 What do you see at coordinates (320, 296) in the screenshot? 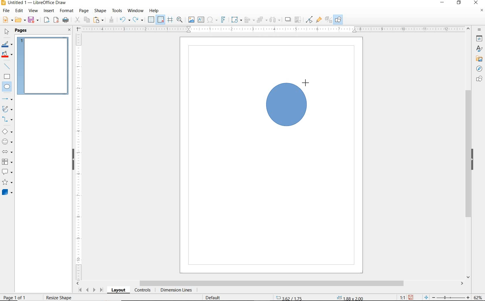
I see `STANDARD SELECTION` at bounding box center [320, 296].